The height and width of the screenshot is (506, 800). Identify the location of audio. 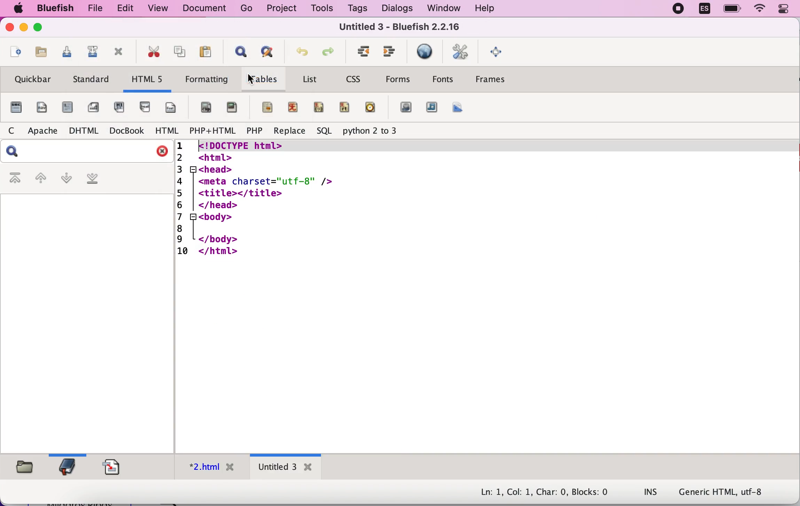
(432, 109).